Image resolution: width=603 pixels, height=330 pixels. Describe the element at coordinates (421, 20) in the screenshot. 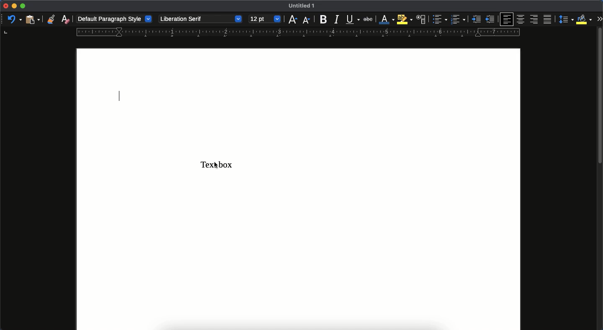

I see `character` at that location.